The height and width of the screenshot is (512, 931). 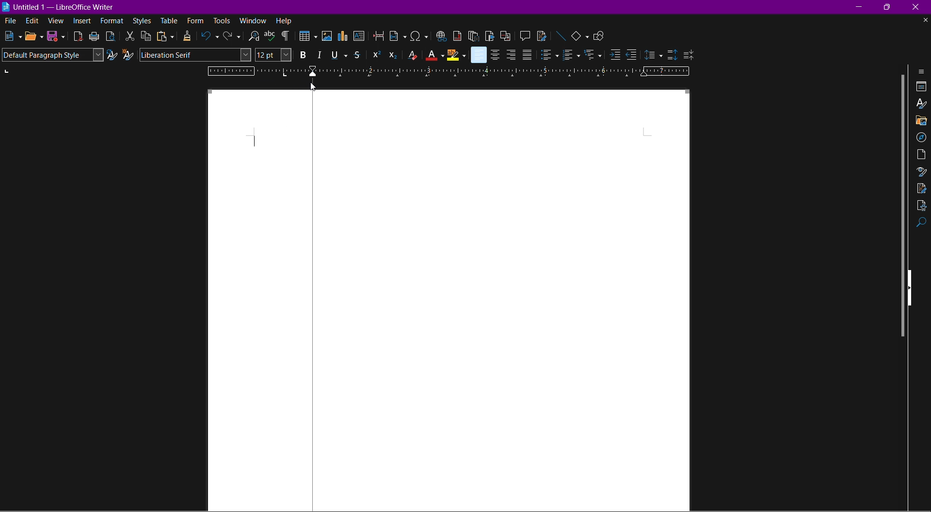 What do you see at coordinates (890, 7) in the screenshot?
I see `Maximize` at bounding box center [890, 7].